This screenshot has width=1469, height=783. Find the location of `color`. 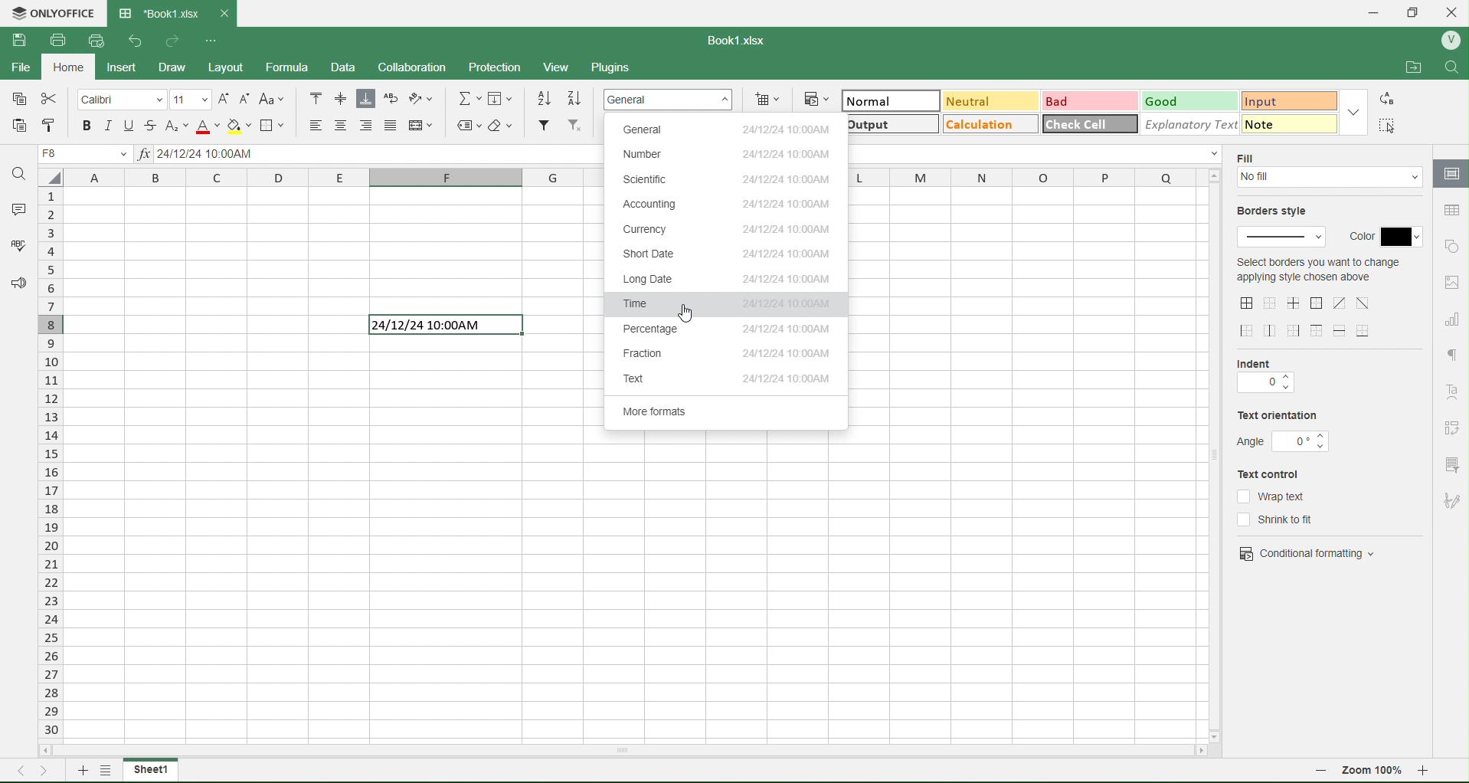

color is located at coordinates (1385, 233).